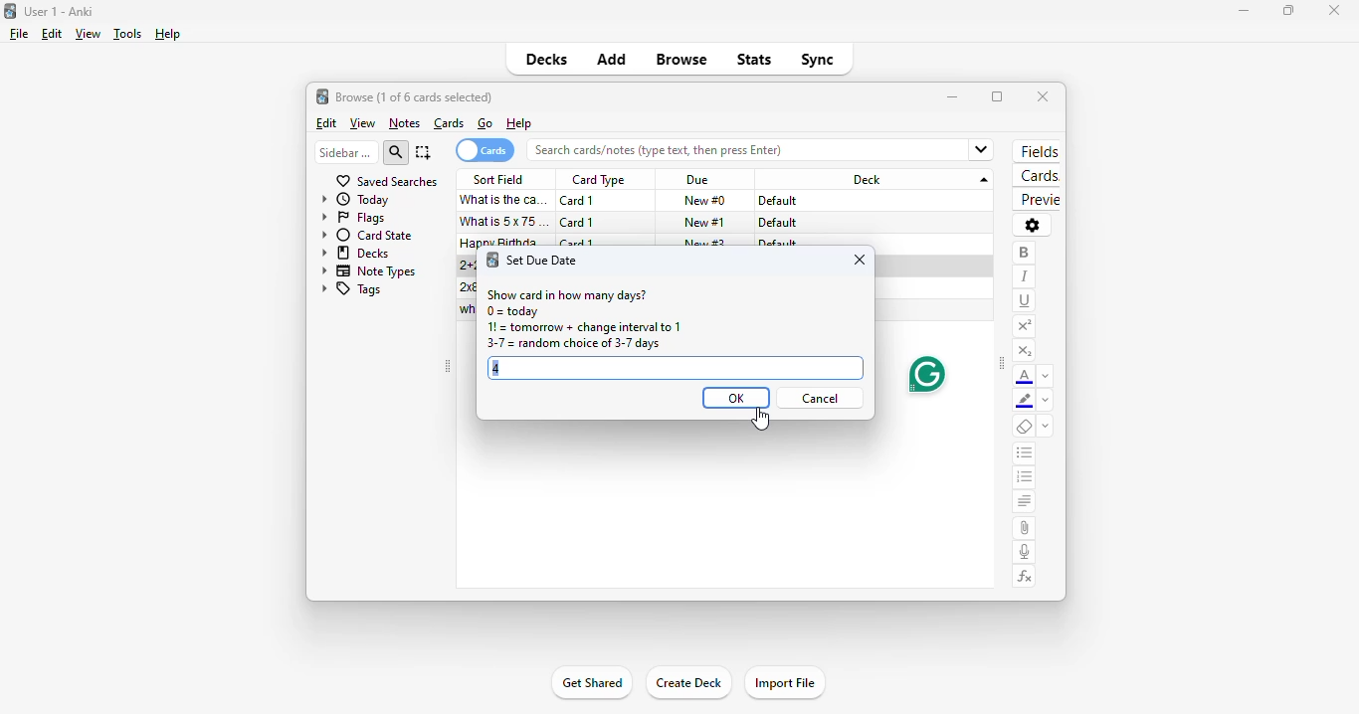 The image size is (1359, 714). What do you see at coordinates (590, 684) in the screenshot?
I see `get shared` at bounding box center [590, 684].